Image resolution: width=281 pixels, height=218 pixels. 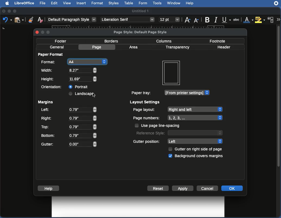 What do you see at coordinates (248, 19) in the screenshot?
I see `Font color` at bounding box center [248, 19].